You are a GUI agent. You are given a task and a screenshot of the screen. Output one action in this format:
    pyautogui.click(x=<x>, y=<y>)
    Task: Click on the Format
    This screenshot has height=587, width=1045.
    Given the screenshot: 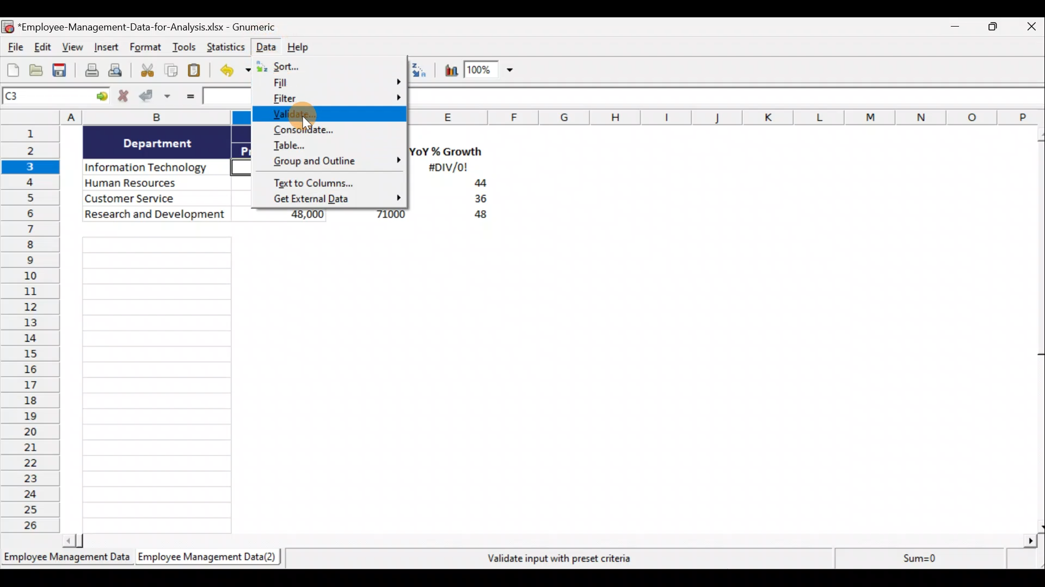 What is the action you would take?
    pyautogui.click(x=146, y=49)
    